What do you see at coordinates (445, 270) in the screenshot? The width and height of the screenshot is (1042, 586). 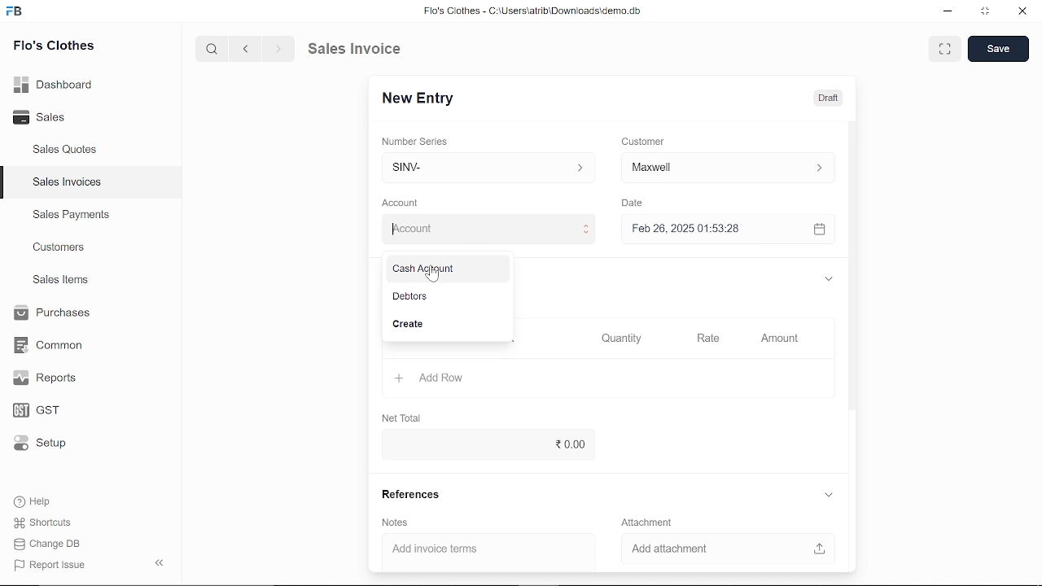 I see `Cash Agfiqunt` at bounding box center [445, 270].